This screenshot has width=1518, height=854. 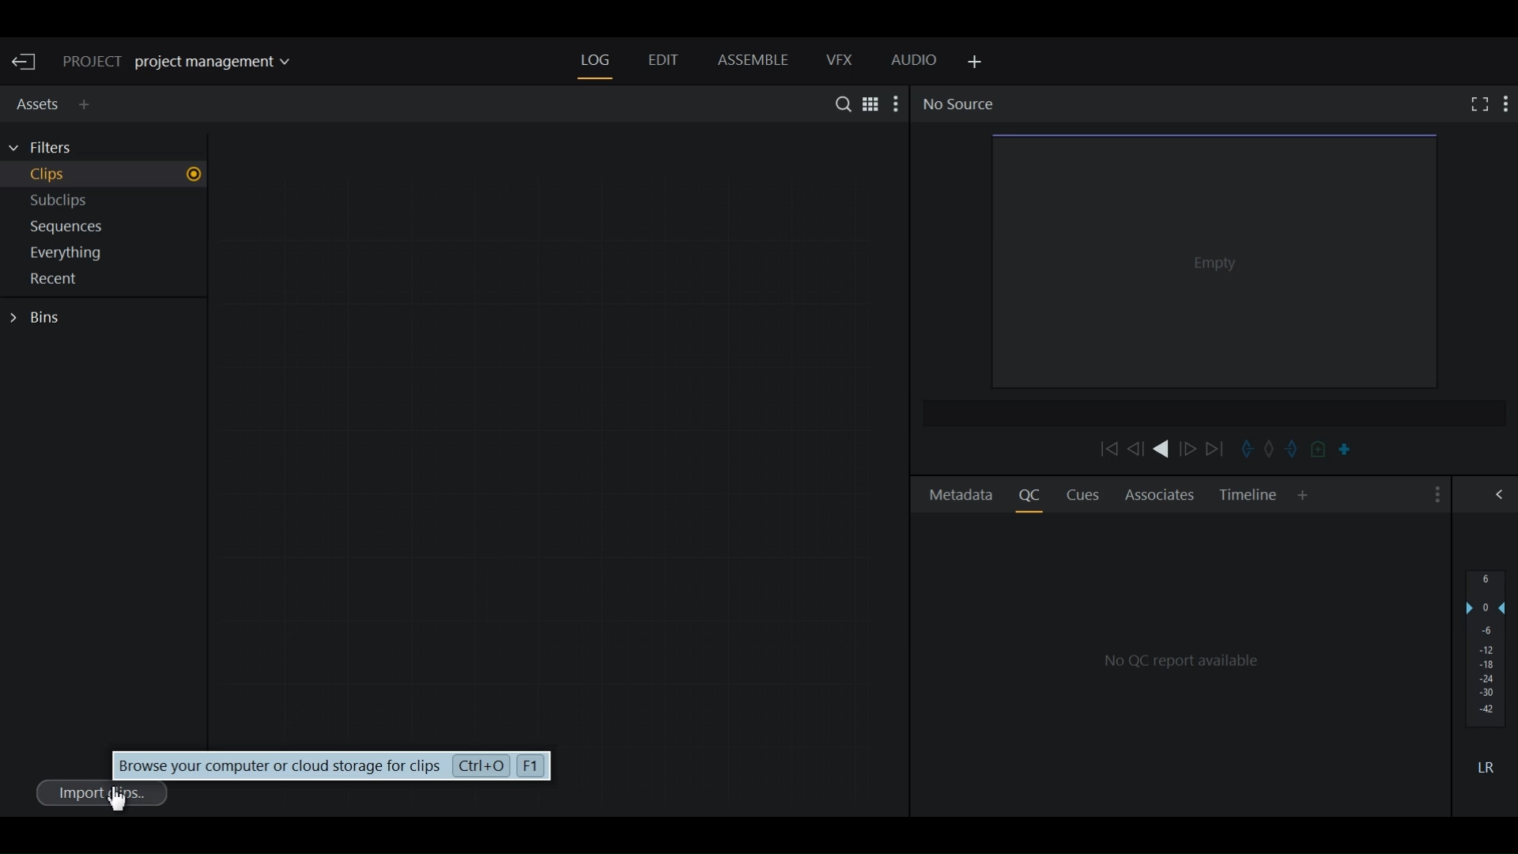 I want to click on Edit, so click(x=662, y=62).